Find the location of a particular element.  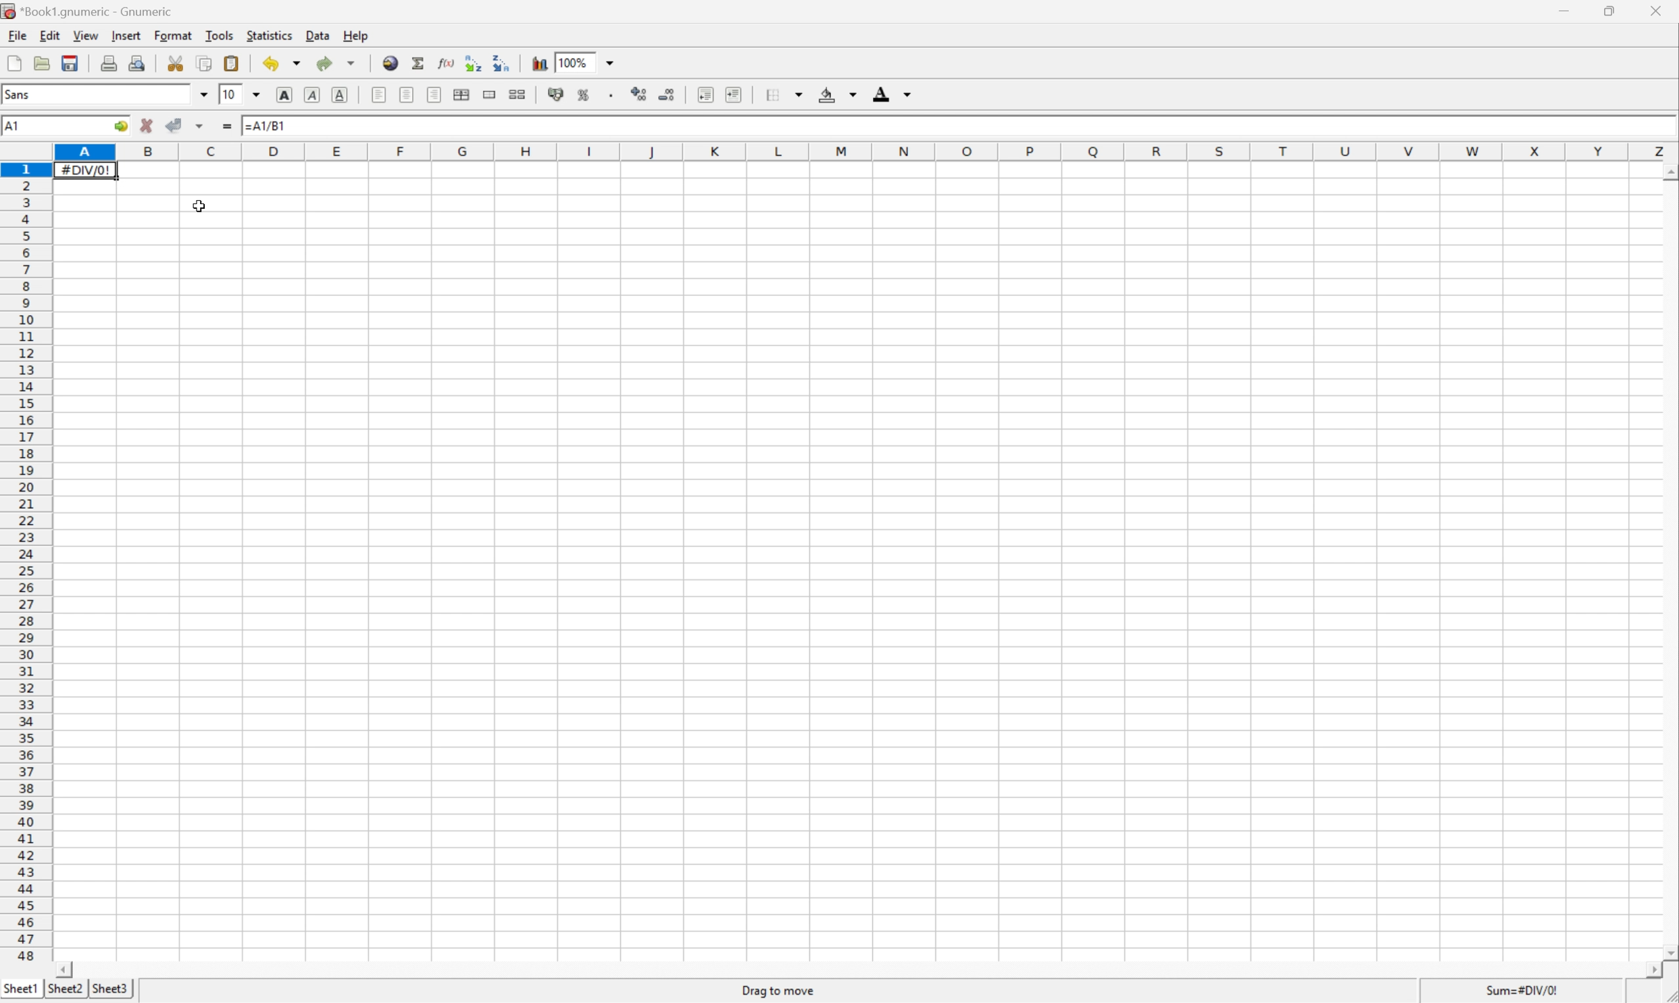

Drop down is located at coordinates (354, 63).